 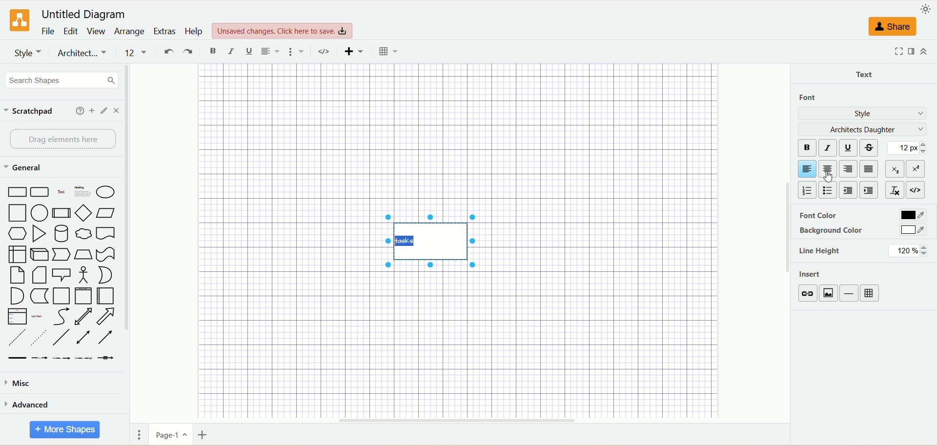 What do you see at coordinates (92, 110) in the screenshot?
I see `add` at bounding box center [92, 110].